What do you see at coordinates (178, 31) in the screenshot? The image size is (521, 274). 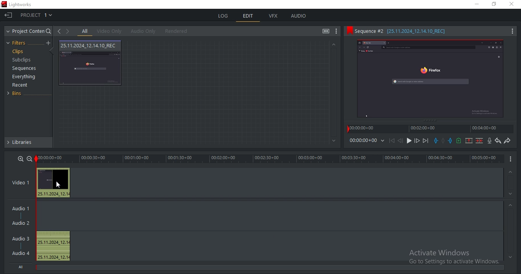 I see `rendered ` at bounding box center [178, 31].